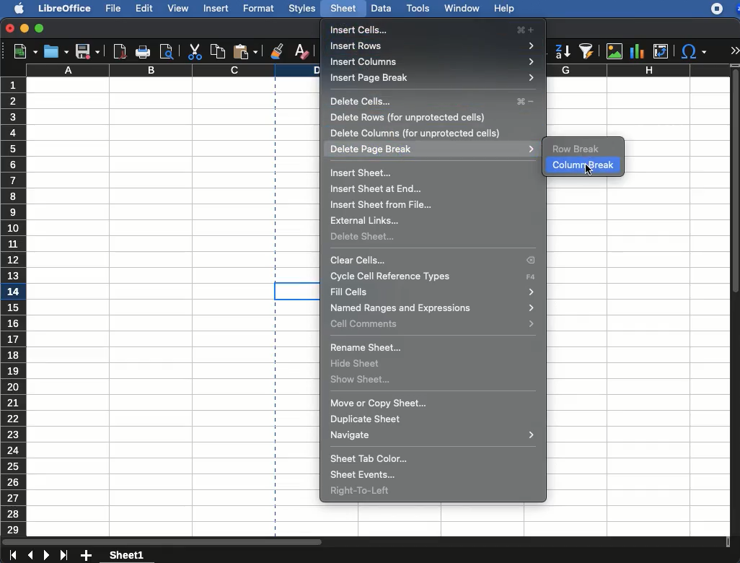 The image size is (740, 563). Describe the element at coordinates (587, 51) in the screenshot. I see `autofilter` at that location.